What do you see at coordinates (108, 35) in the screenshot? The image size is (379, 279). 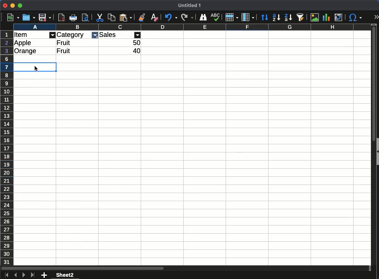 I see `Sales` at bounding box center [108, 35].